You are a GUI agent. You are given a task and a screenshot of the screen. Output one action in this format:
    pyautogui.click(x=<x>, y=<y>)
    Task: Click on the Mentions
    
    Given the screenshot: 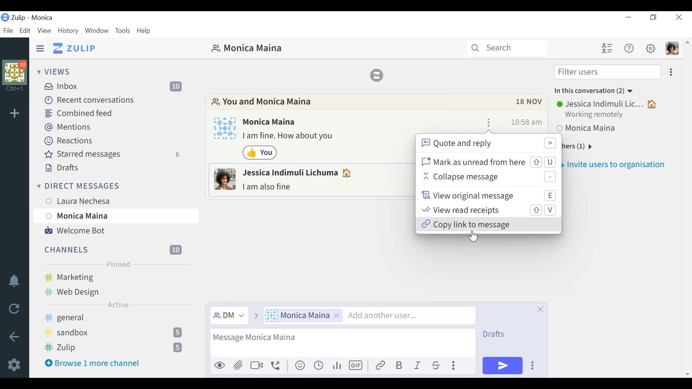 What is the action you would take?
    pyautogui.click(x=67, y=127)
    